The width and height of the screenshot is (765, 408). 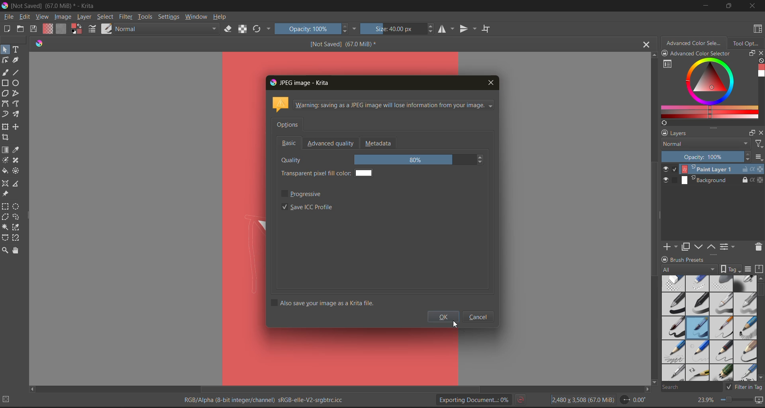 I want to click on advanced color selector, so click(x=709, y=89).